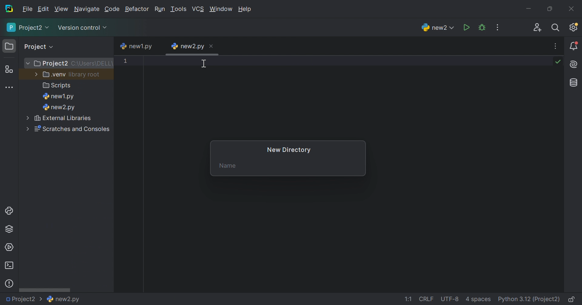 This screenshot has height=305, width=582. Describe the element at coordinates (557, 28) in the screenshot. I see `Search everywhere` at that location.